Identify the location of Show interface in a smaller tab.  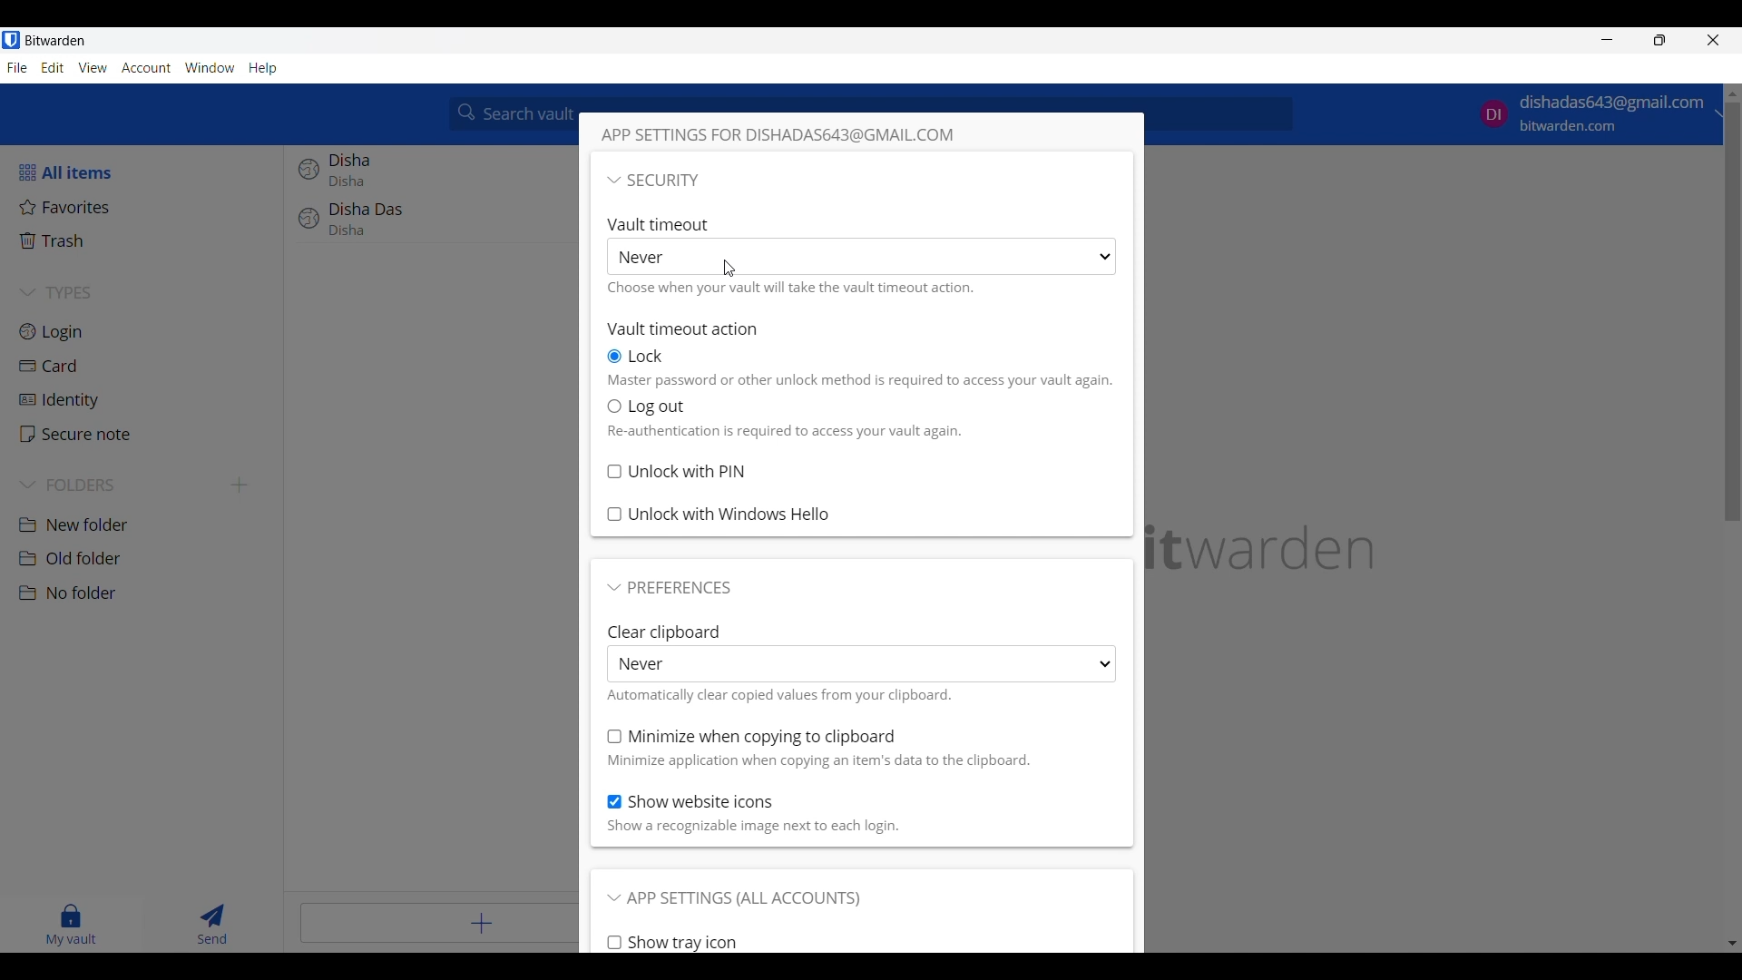
(1659, 39).